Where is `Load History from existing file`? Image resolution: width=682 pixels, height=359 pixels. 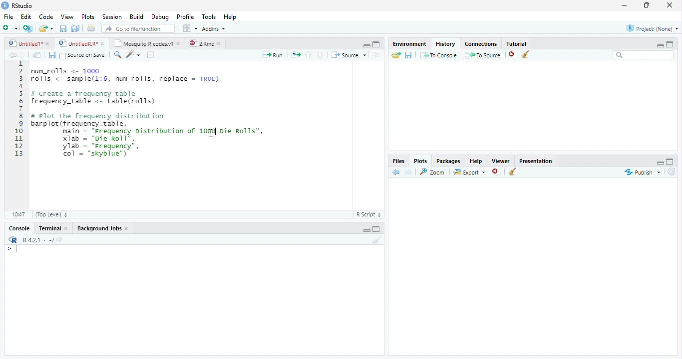
Load History from existing file is located at coordinates (396, 55).